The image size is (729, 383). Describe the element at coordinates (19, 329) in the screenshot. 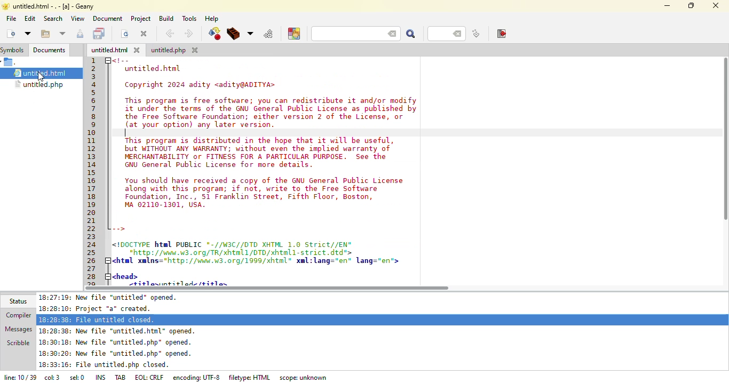

I see `messages` at that location.